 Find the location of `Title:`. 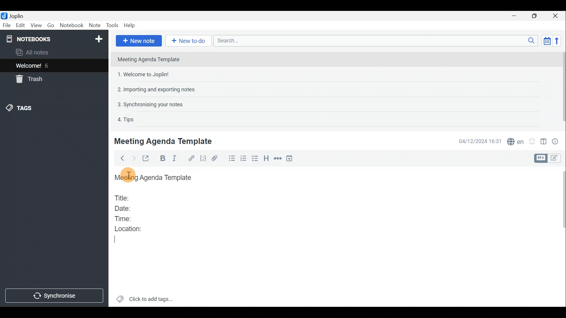

Title: is located at coordinates (123, 197).